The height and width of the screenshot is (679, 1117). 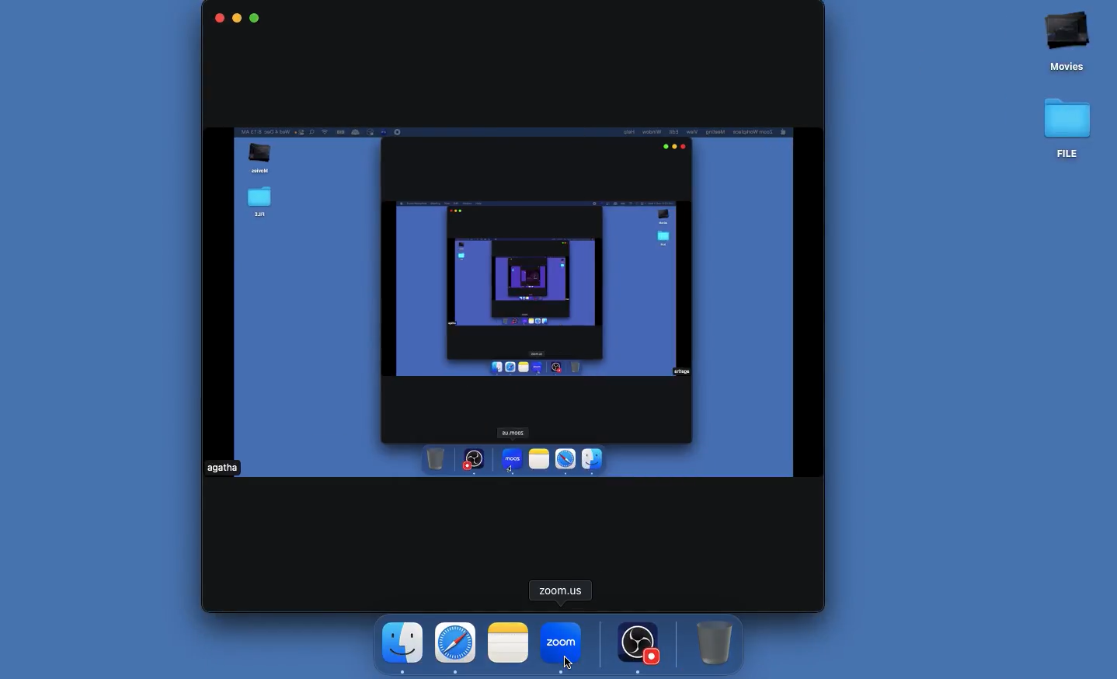 What do you see at coordinates (562, 590) in the screenshot?
I see `Zoom us` at bounding box center [562, 590].